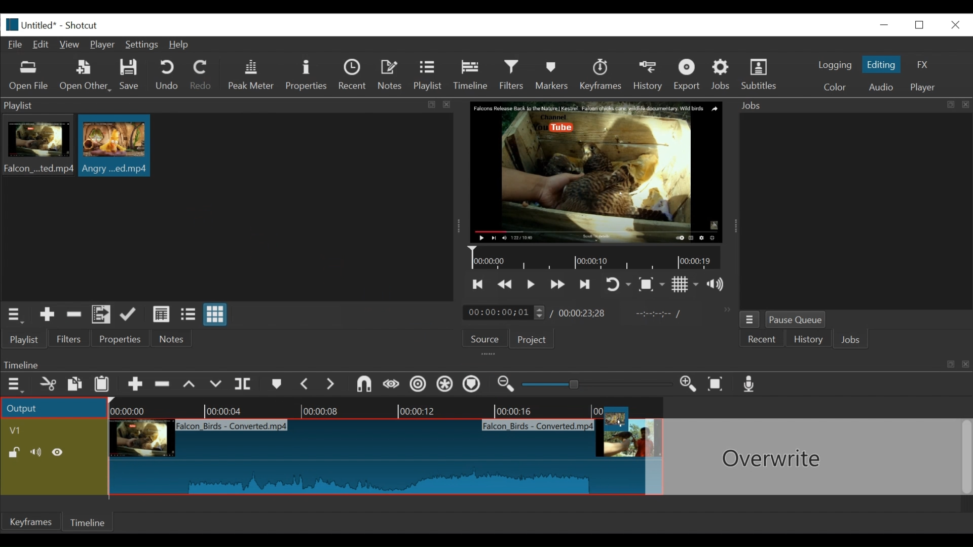 The width and height of the screenshot is (973, 547). I want to click on Mute, so click(38, 452).